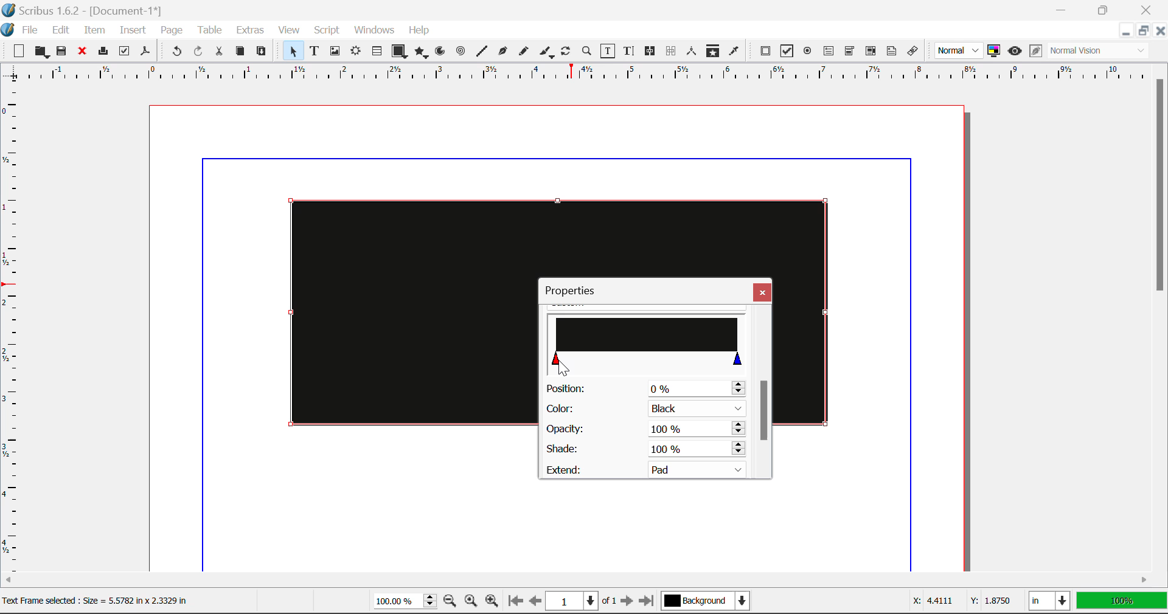  I want to click on Arcs, so click(442, 54).